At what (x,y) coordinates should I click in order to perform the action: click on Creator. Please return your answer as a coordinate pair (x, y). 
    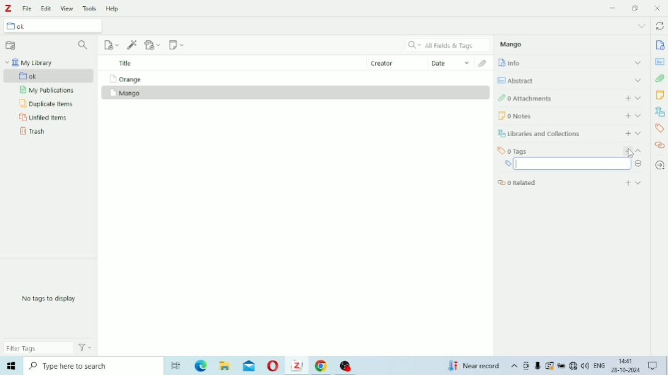
    Looking at the image, I should click on (397, 62).